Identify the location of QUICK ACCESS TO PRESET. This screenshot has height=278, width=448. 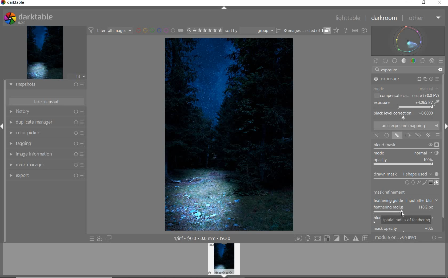
(92, 239).